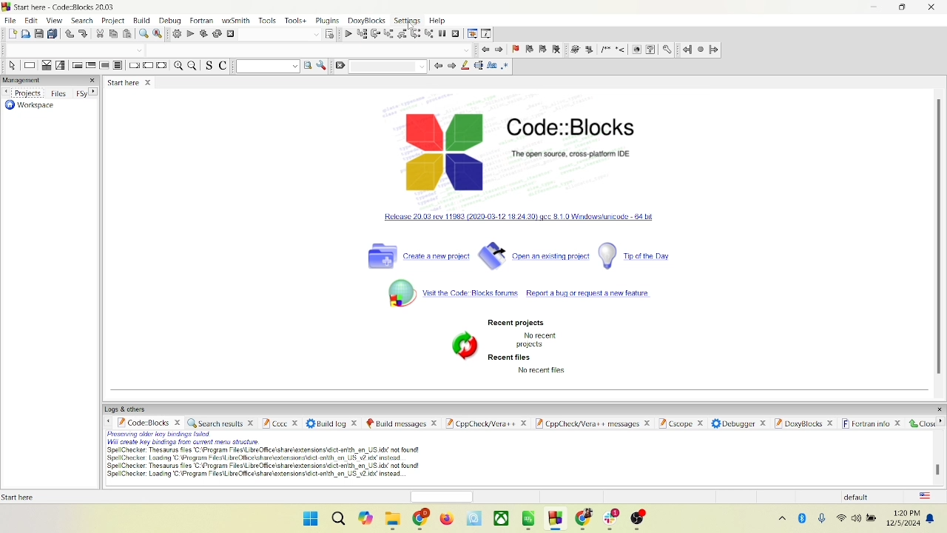 The image size is (947, 533). What do you see at coordinates (141, 21) in the screenshot?
I see `build` at bounding box center [141, 21].